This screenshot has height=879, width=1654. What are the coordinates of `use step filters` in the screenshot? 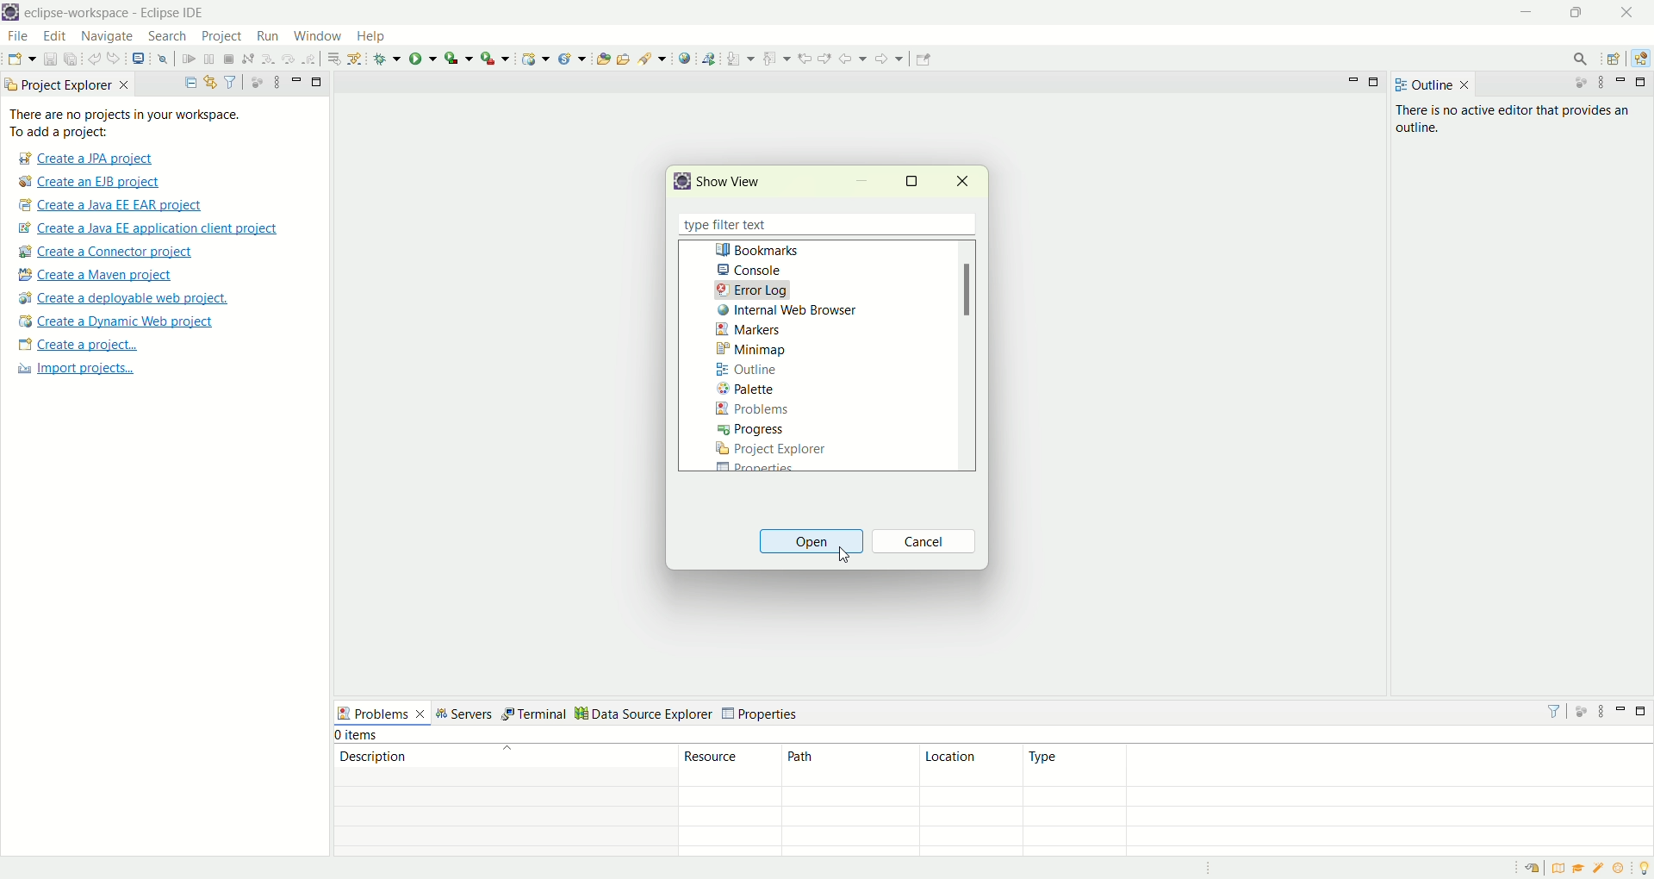 It's located at (353, 59).